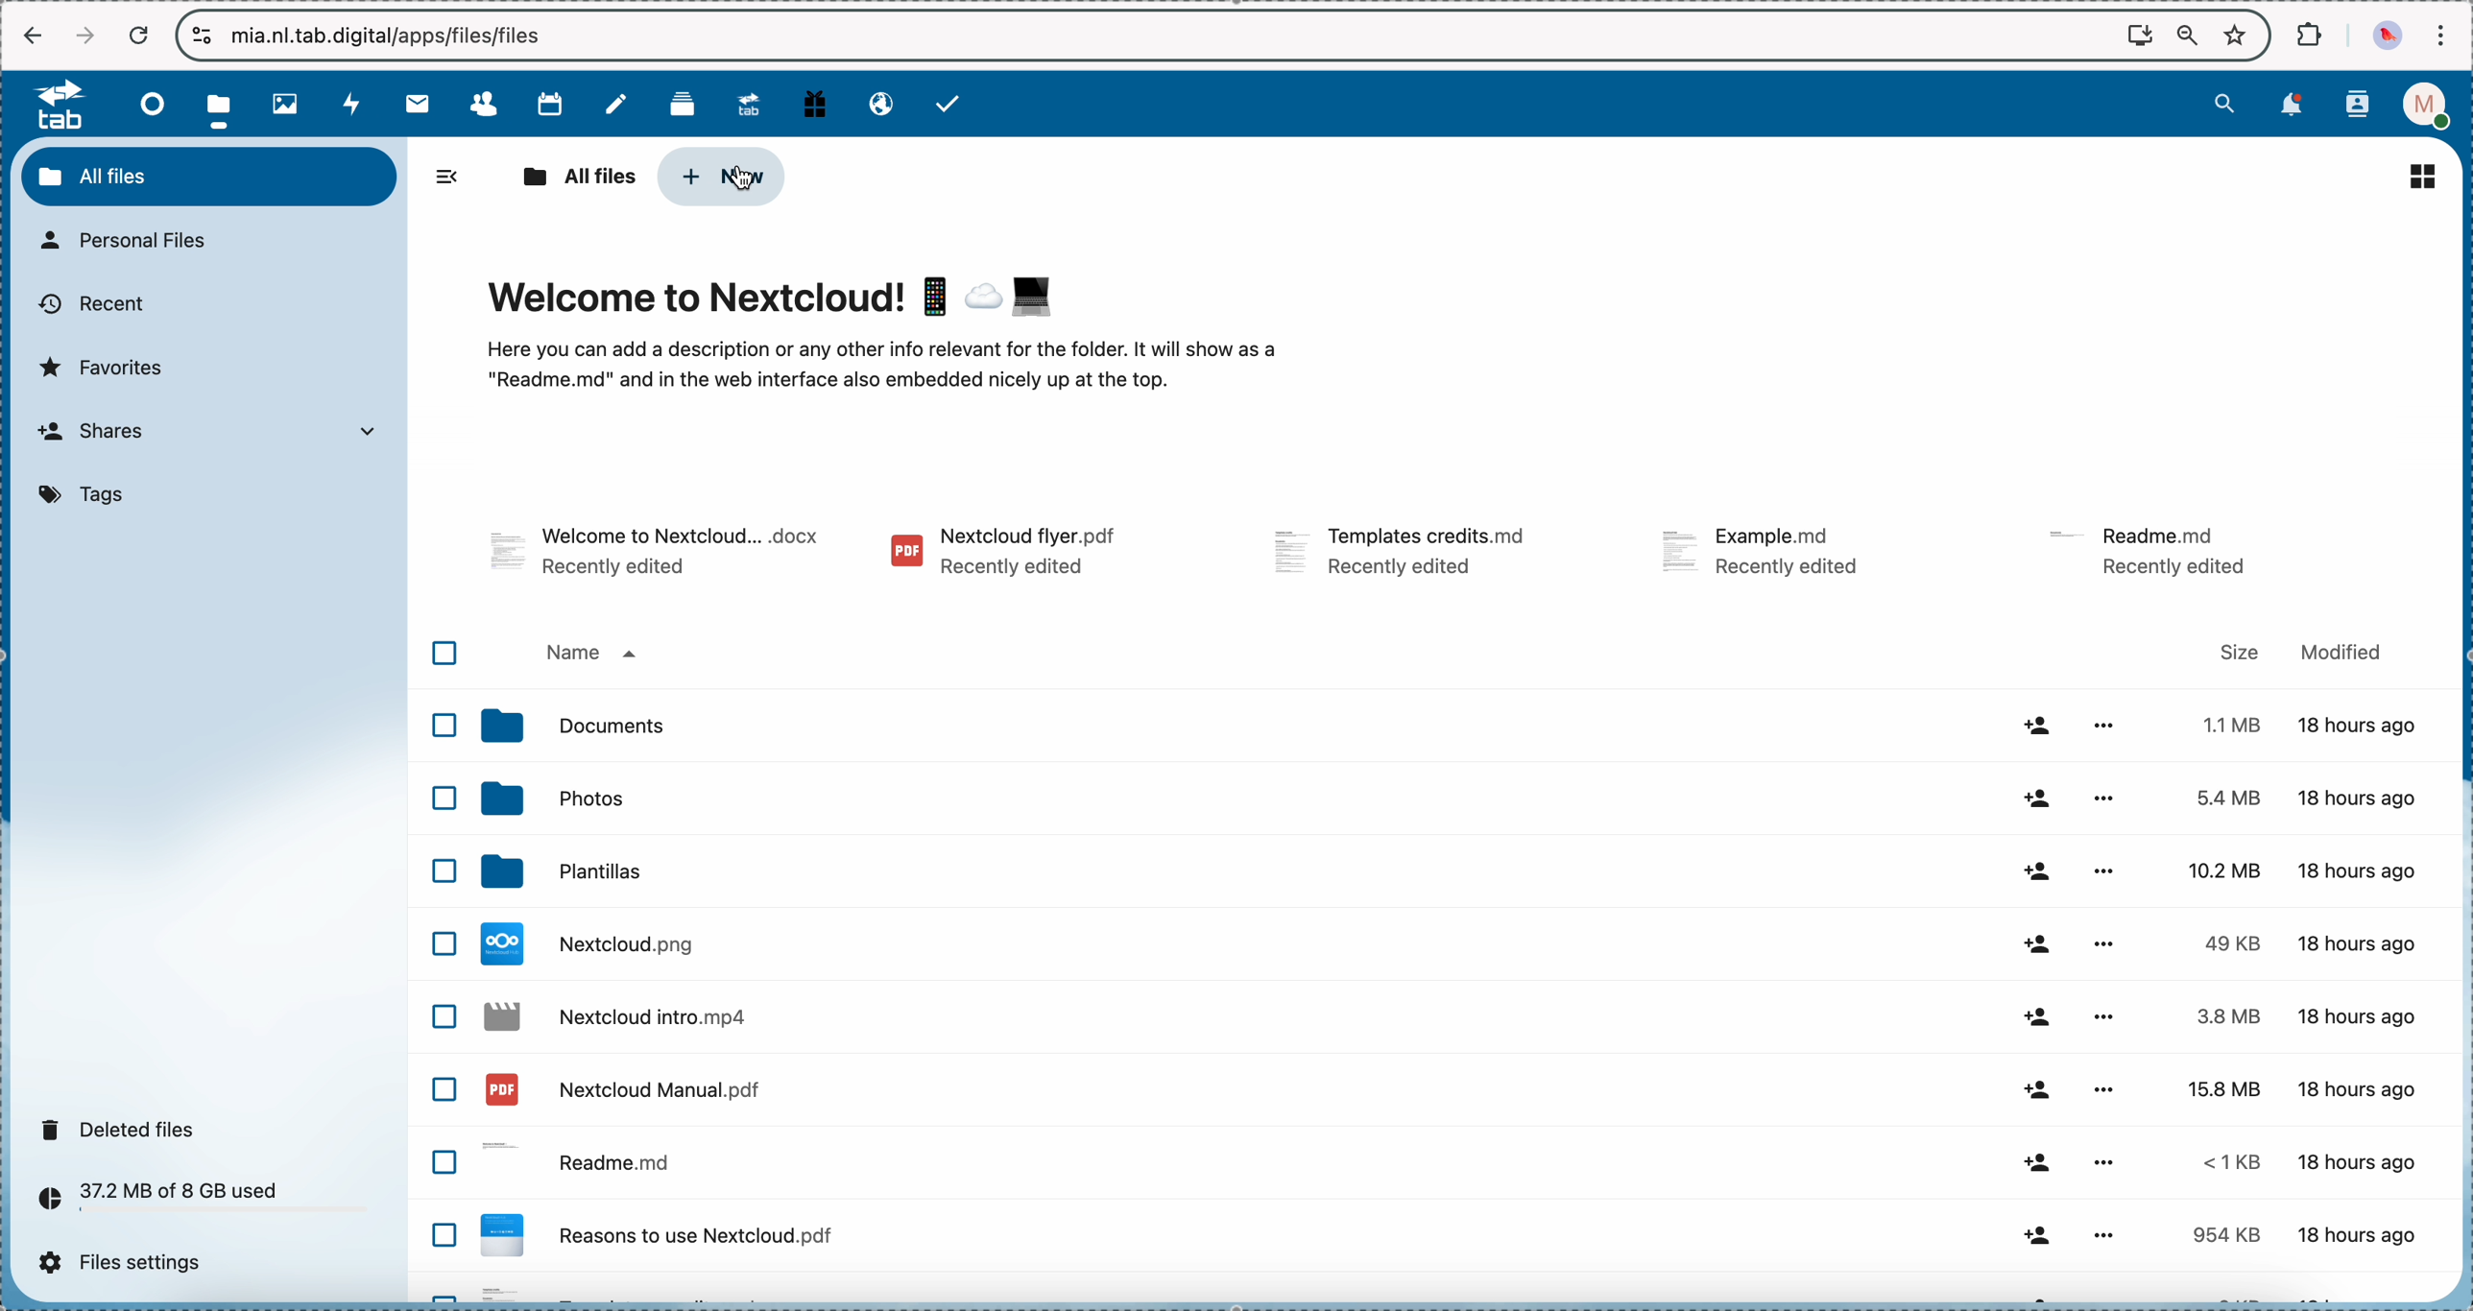 Image resolution: width=2473 pixels, height=1311 pixels. Describe the element at coordinates (416, 103) in the screenshot. I see `mail` at that location.